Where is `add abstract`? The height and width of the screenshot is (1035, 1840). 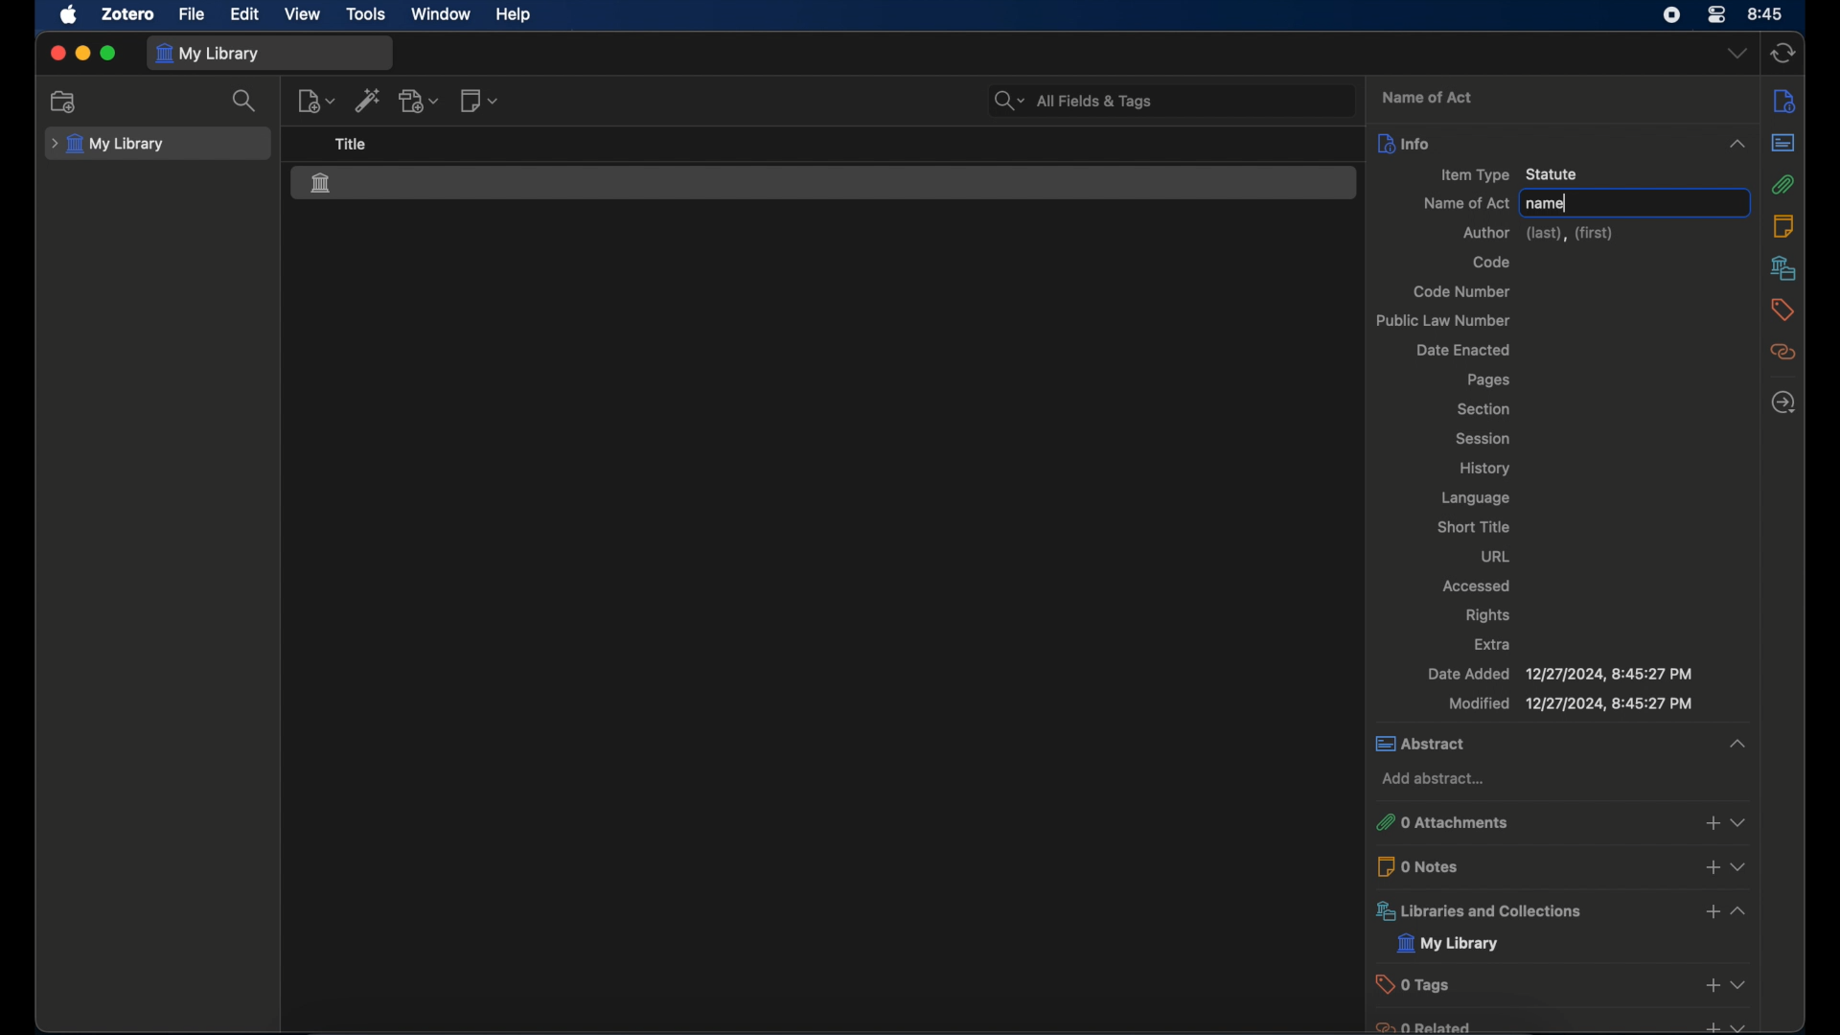
add abstract is located at coordinates (1437, 779).